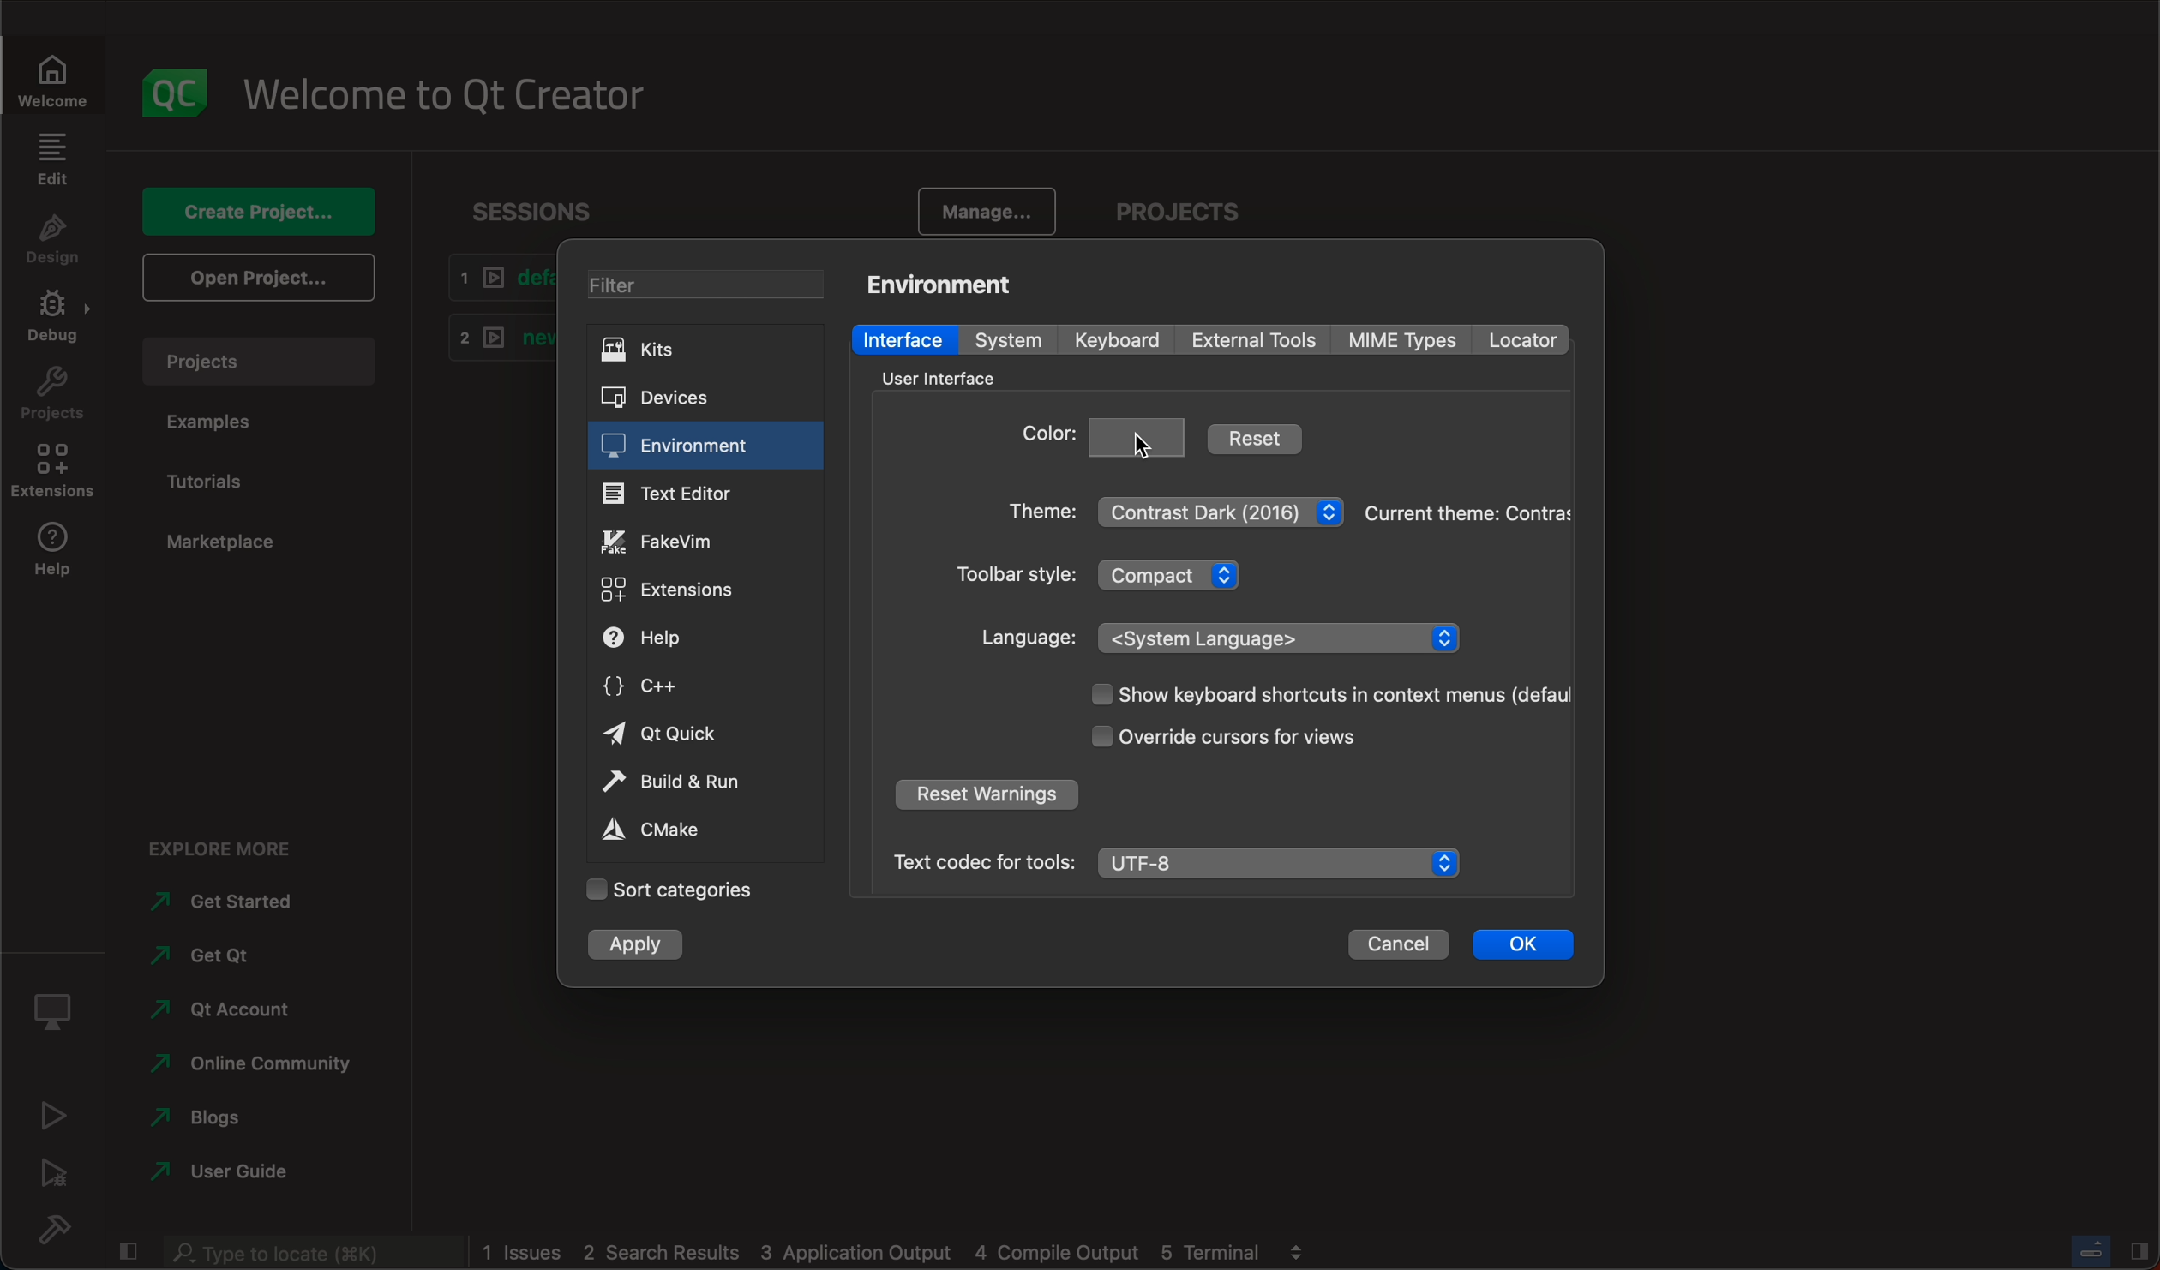 The width and height of the screenshot is (2160, 1270). What do you see at coordinates (257, 205) in the screenshot?
I see `create` at bounding box center [257, 205].